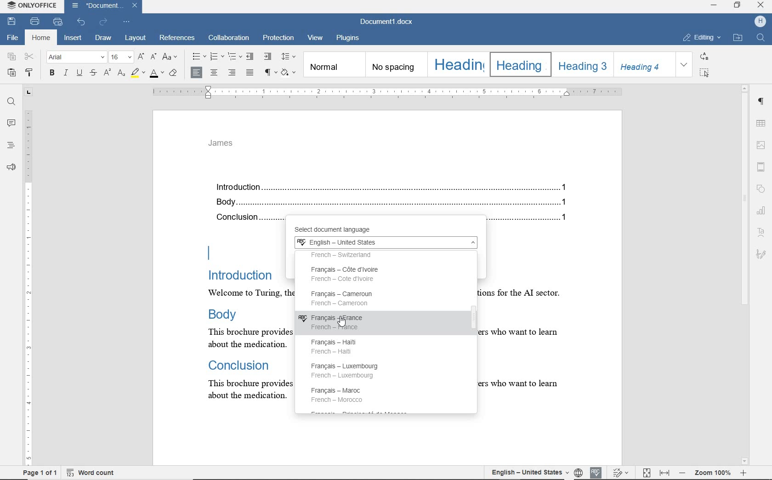 The height and width of the screenshot is (480, 772). I want to click on scrollbar, so click(745, 274).